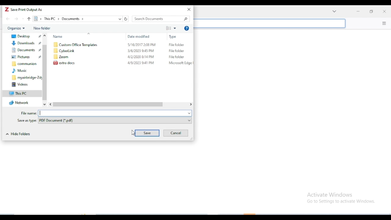 The image size is (391, 220). Describe the element at coordinates (176, 57) in the screenshot. I see `File folder` at that location.